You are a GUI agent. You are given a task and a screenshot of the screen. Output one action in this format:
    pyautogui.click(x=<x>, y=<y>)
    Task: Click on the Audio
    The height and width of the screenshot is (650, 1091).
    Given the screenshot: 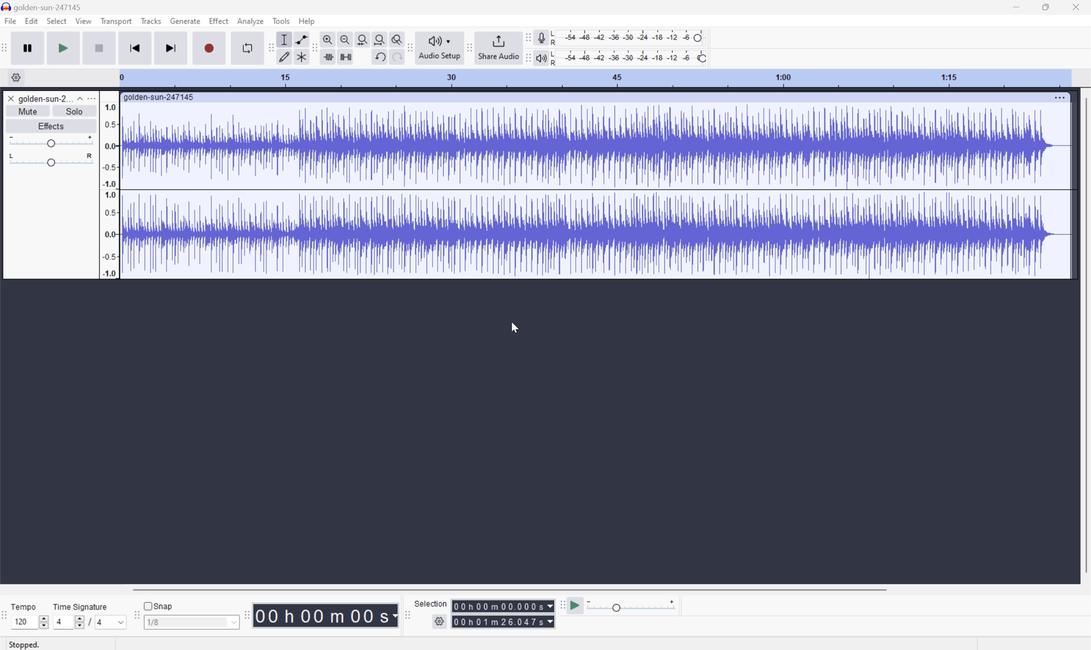 What is the action you would take?
    pyautogui.click(x=595, y=191)
    